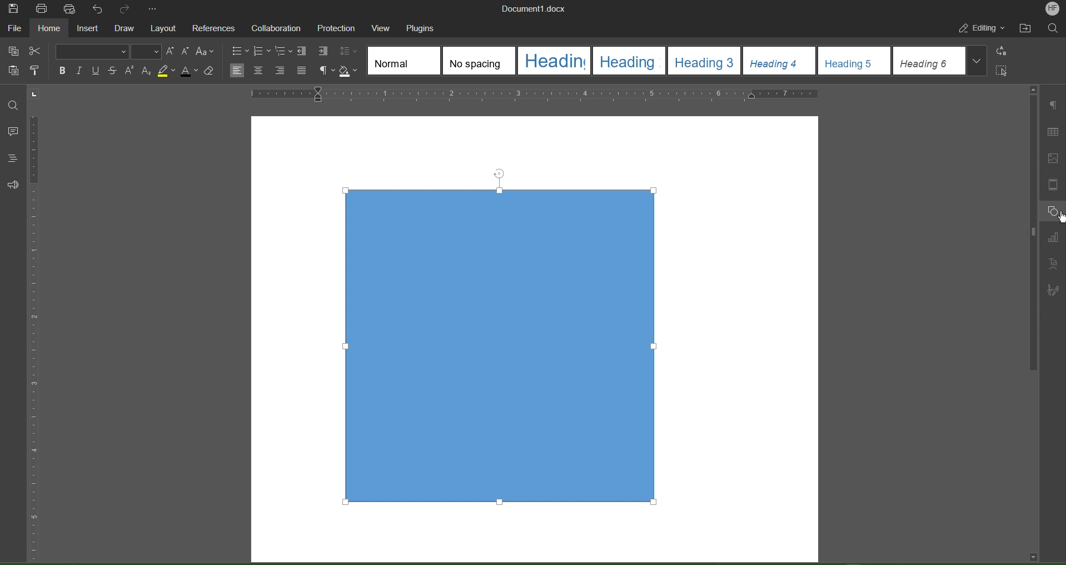 This screenshot has height=565, width=1066. Describe the element at coordinates (535, 94) in the screenshot. I see `Horizontal Ruler` at that location.